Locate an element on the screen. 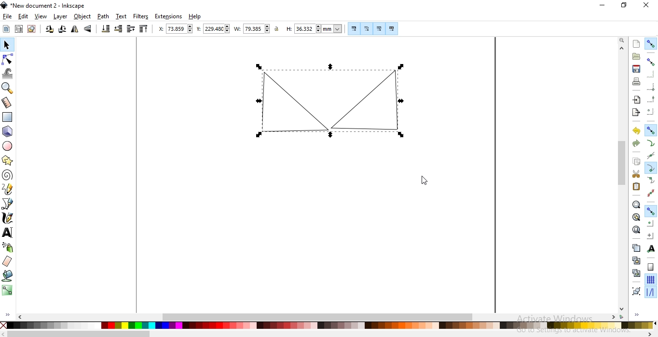 The image size is (658, 337). width of selection is located at coordinates (253, 28).